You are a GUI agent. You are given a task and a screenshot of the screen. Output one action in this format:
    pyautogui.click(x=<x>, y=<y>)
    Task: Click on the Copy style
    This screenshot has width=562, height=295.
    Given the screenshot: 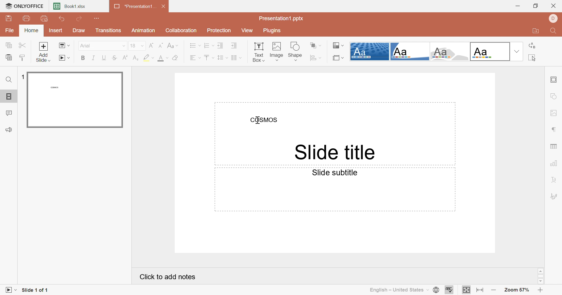 What is the action you would take?
    pyautogui.click(x=20, y=58)
    